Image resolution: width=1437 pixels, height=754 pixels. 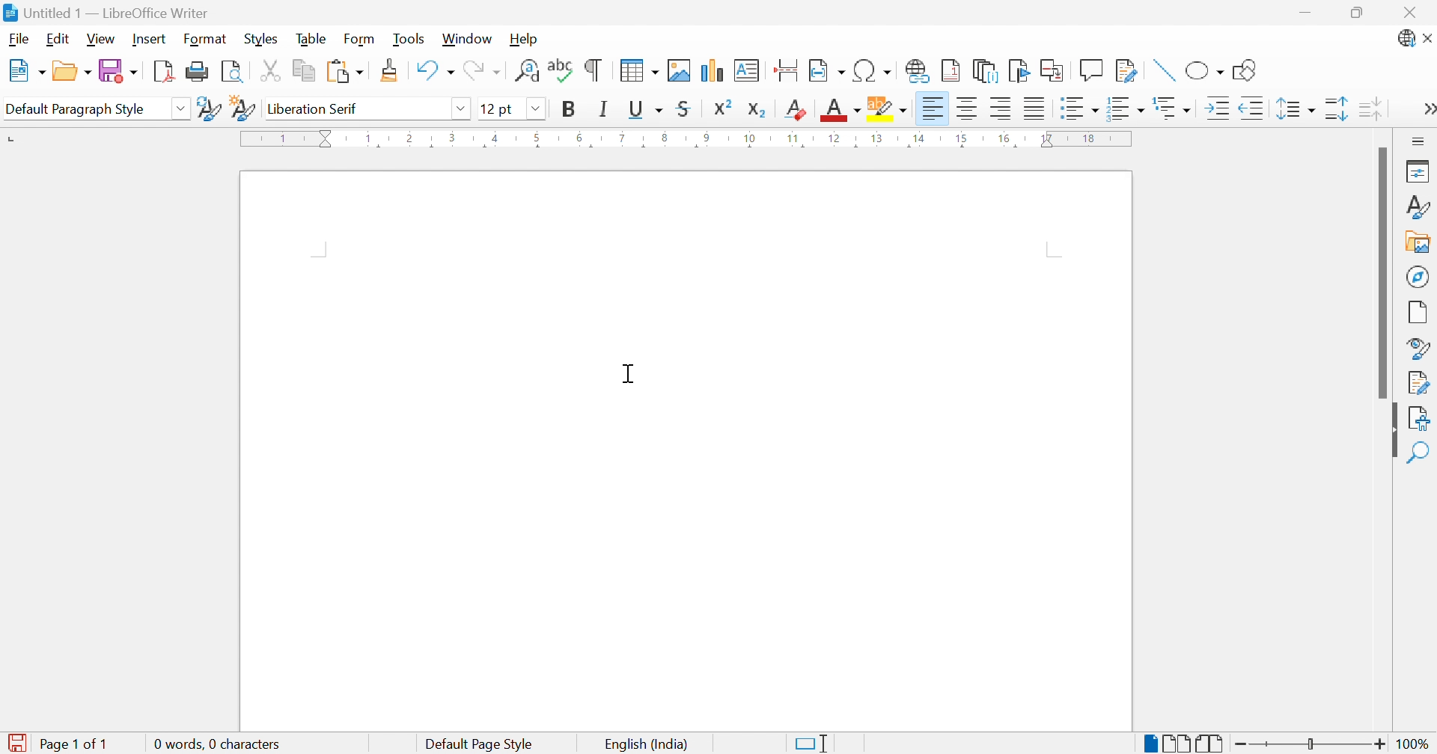 What do you see at coordinates (525, 37) in the screenshot?
I see `Help` at bounding box center [525, 37].